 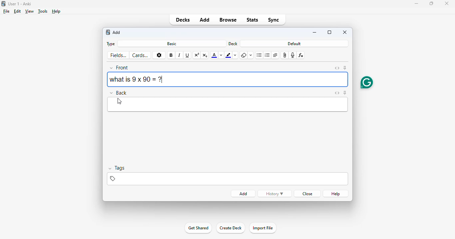 I want to click on what is 9 x 90 = ?, so click(x=227, y=79).